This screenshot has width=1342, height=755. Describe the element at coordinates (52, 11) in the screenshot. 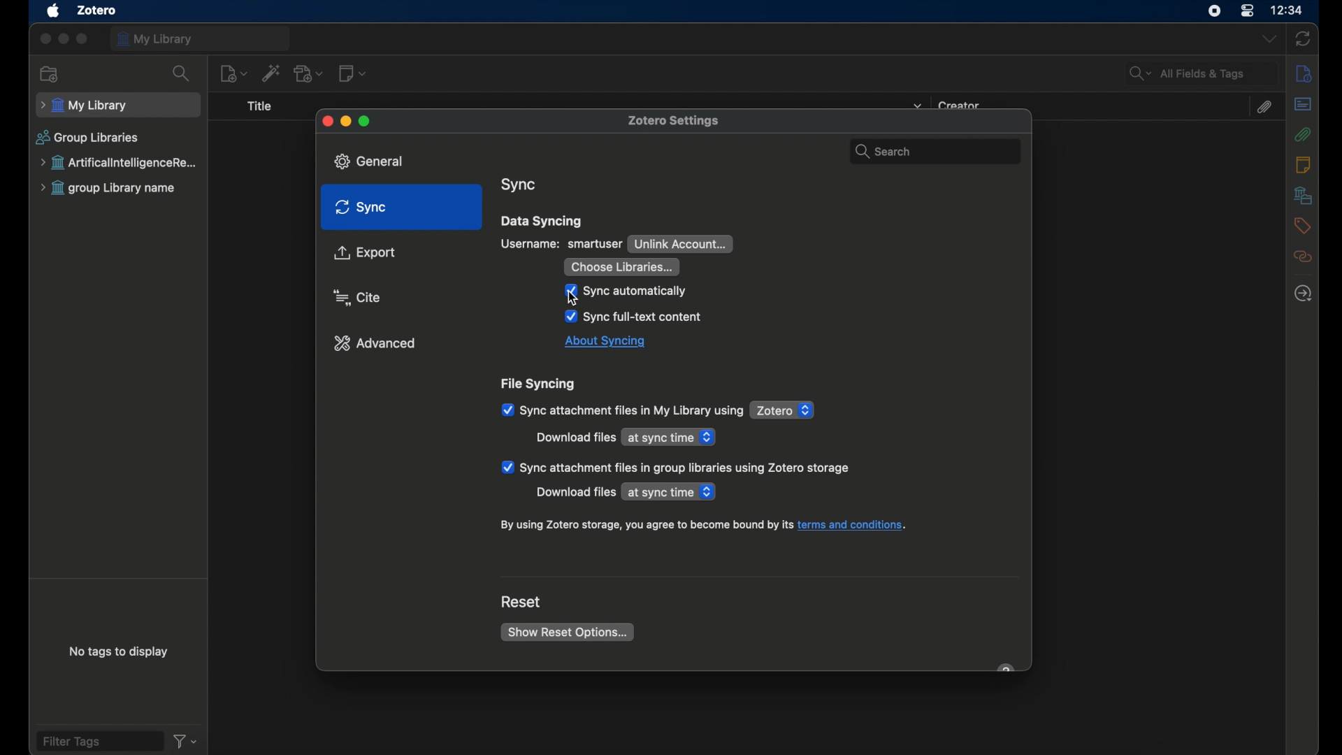

I see `apple icon` at that location.